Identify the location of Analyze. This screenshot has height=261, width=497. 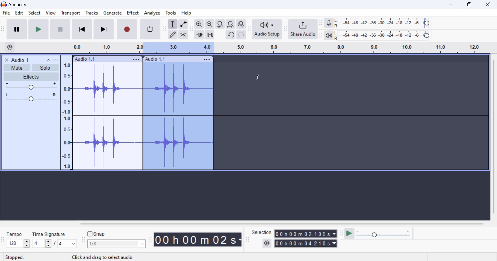
(152, 13).